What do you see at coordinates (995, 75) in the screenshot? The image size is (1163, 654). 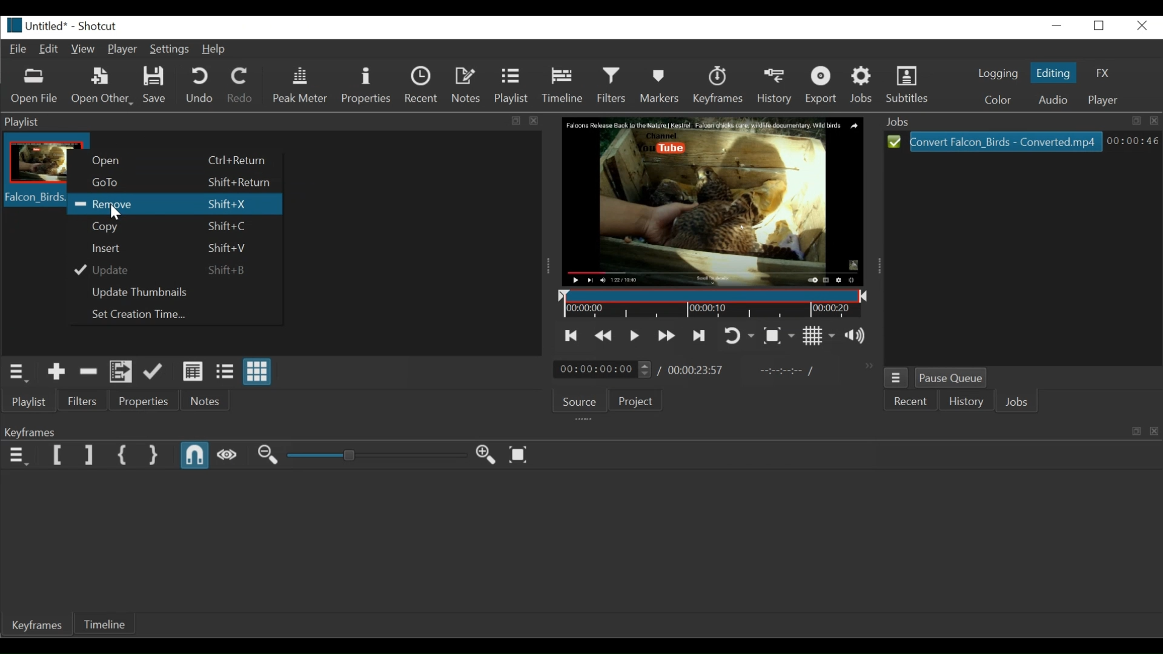 I see `Logging` at bounding box center [995, 75].